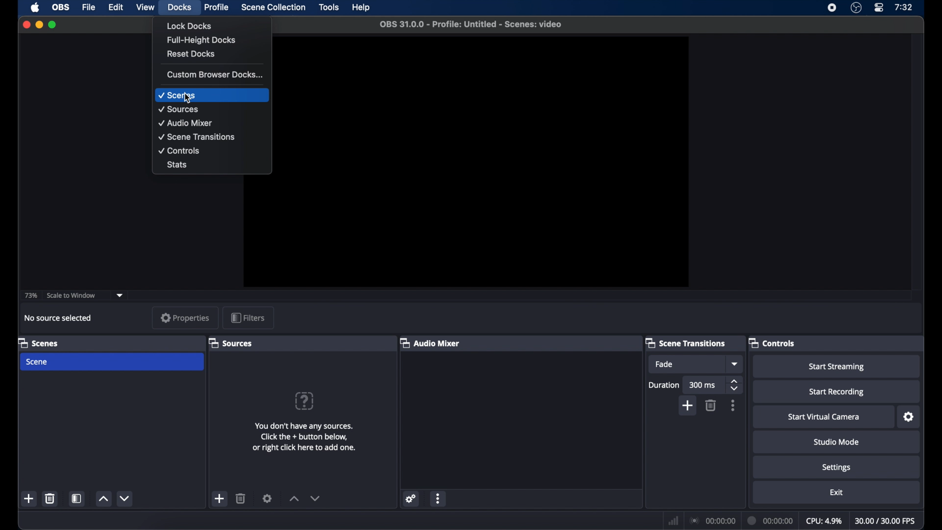 Image resolution: width=942 pixels, height=530 pixels. Describe the element at coordinates (217, 6) in the screenshot. I see `profile` at that location.